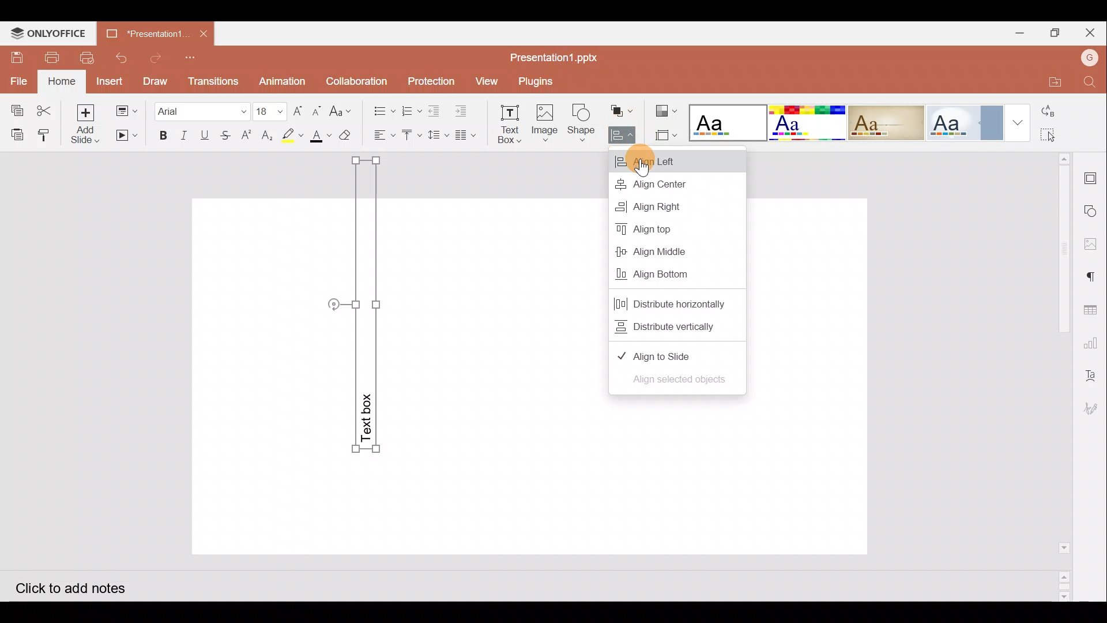 This screenshot has width=1107, height=623. Describe the element at coordinates (1093, 308) in the screenshot. I see `Table settings` at that location.